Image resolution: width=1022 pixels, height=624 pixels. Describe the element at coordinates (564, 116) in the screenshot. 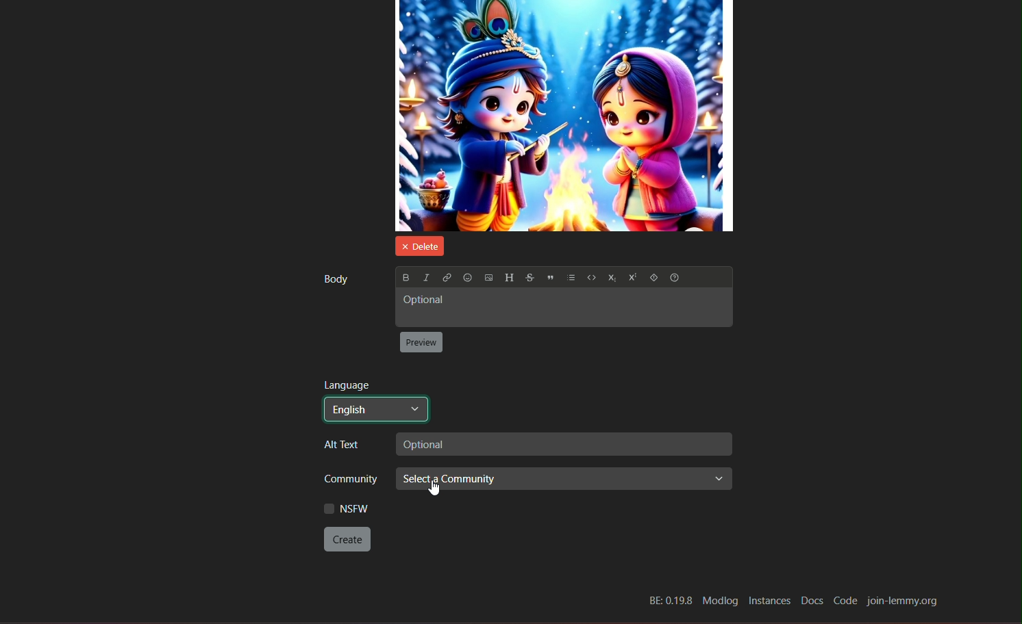

I see `image` at that location.